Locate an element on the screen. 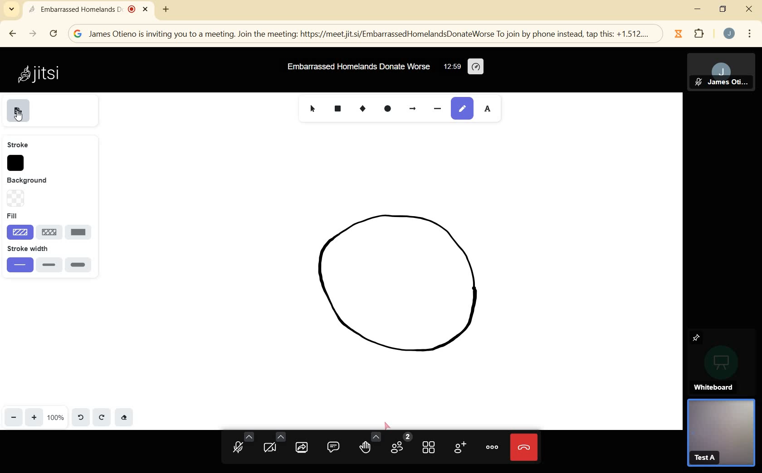 The image size is (762, 473). invite people is located at coordinates (460, 449).